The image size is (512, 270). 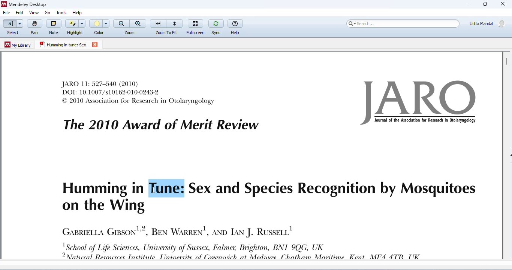 I want to click on “School of Life Sciences, University of Sussex, Falmer, Brighton, BN1 9QG, UK, so click(x=248, y=251).